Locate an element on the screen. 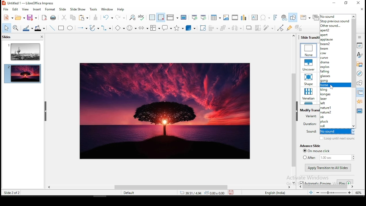  left is located at coordinates (335, 104).